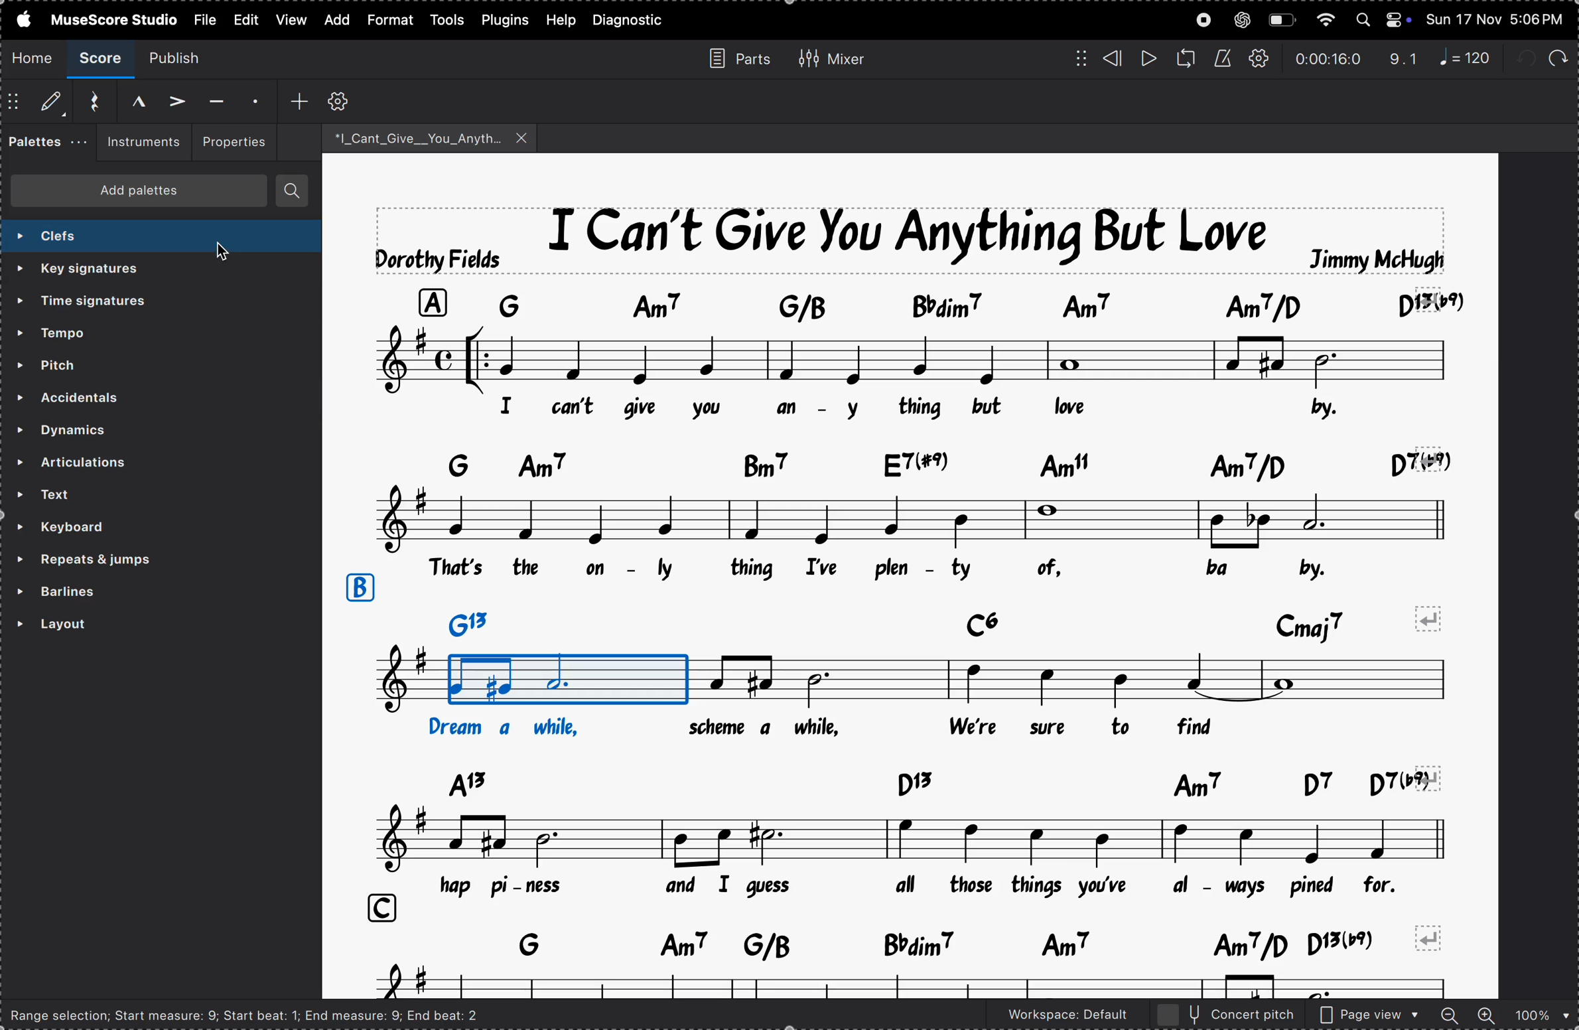  Describe the element at coordinates (109, 432) in the screenshot. I see `dynamics` at that location.